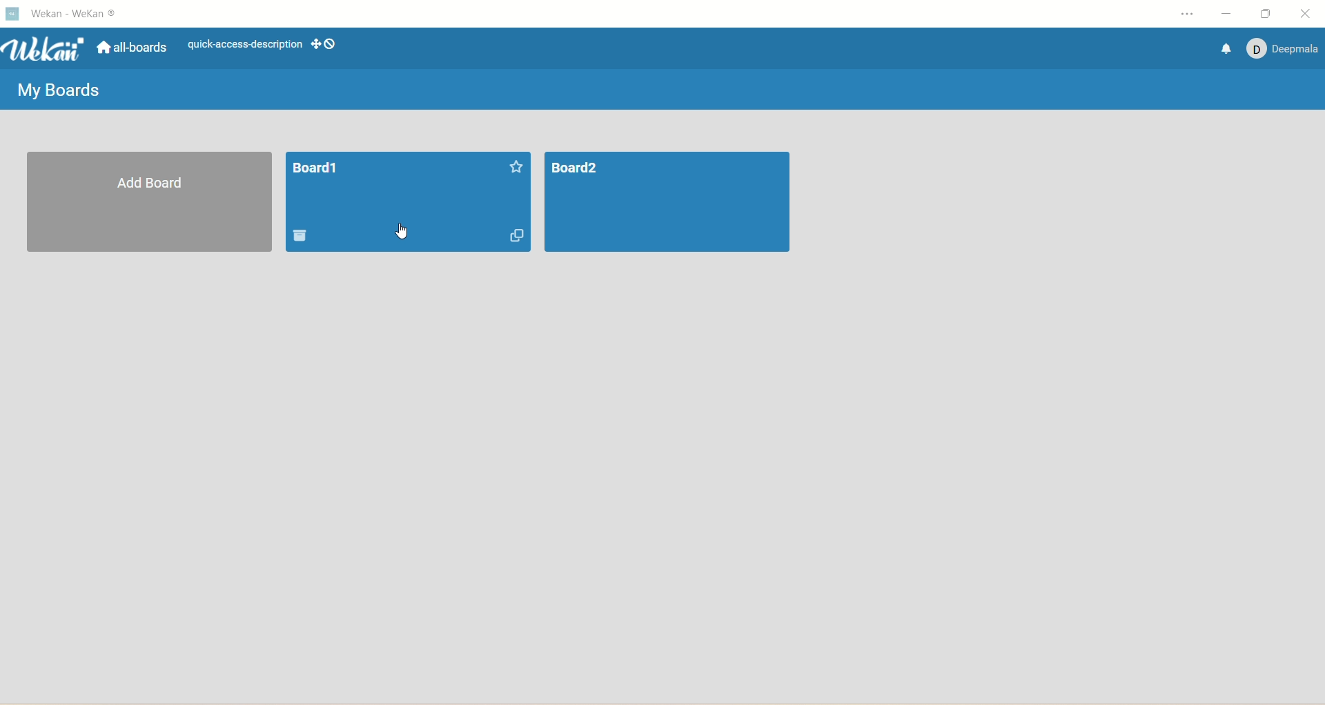 This screenshot has height=705, width=1325. What do you see at coordinates (12, 14) in the screenshot?
I see `logo` at bounding box center [12, 14].